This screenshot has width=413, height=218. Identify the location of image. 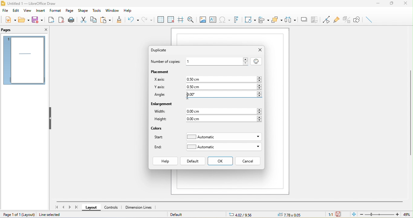
(202, 19).